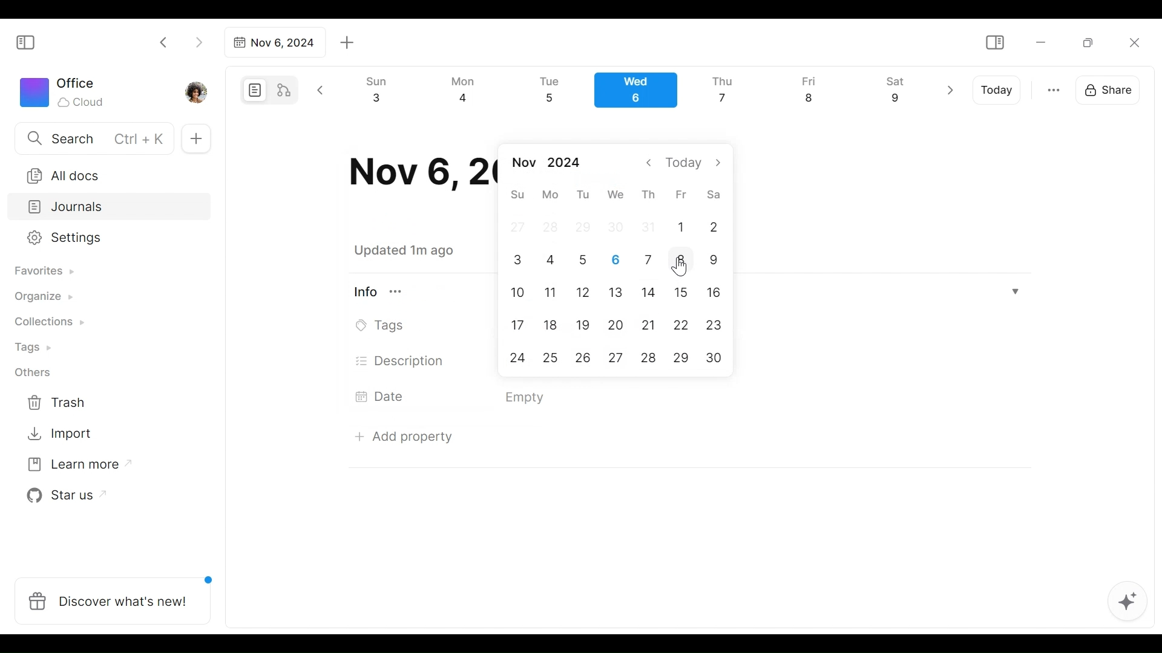 The height and width of the screenshot is (653, 1162). What do you see at coordinates (42, 297) in the screenshot?
I see `Organize` at bounding box center [42, 297].